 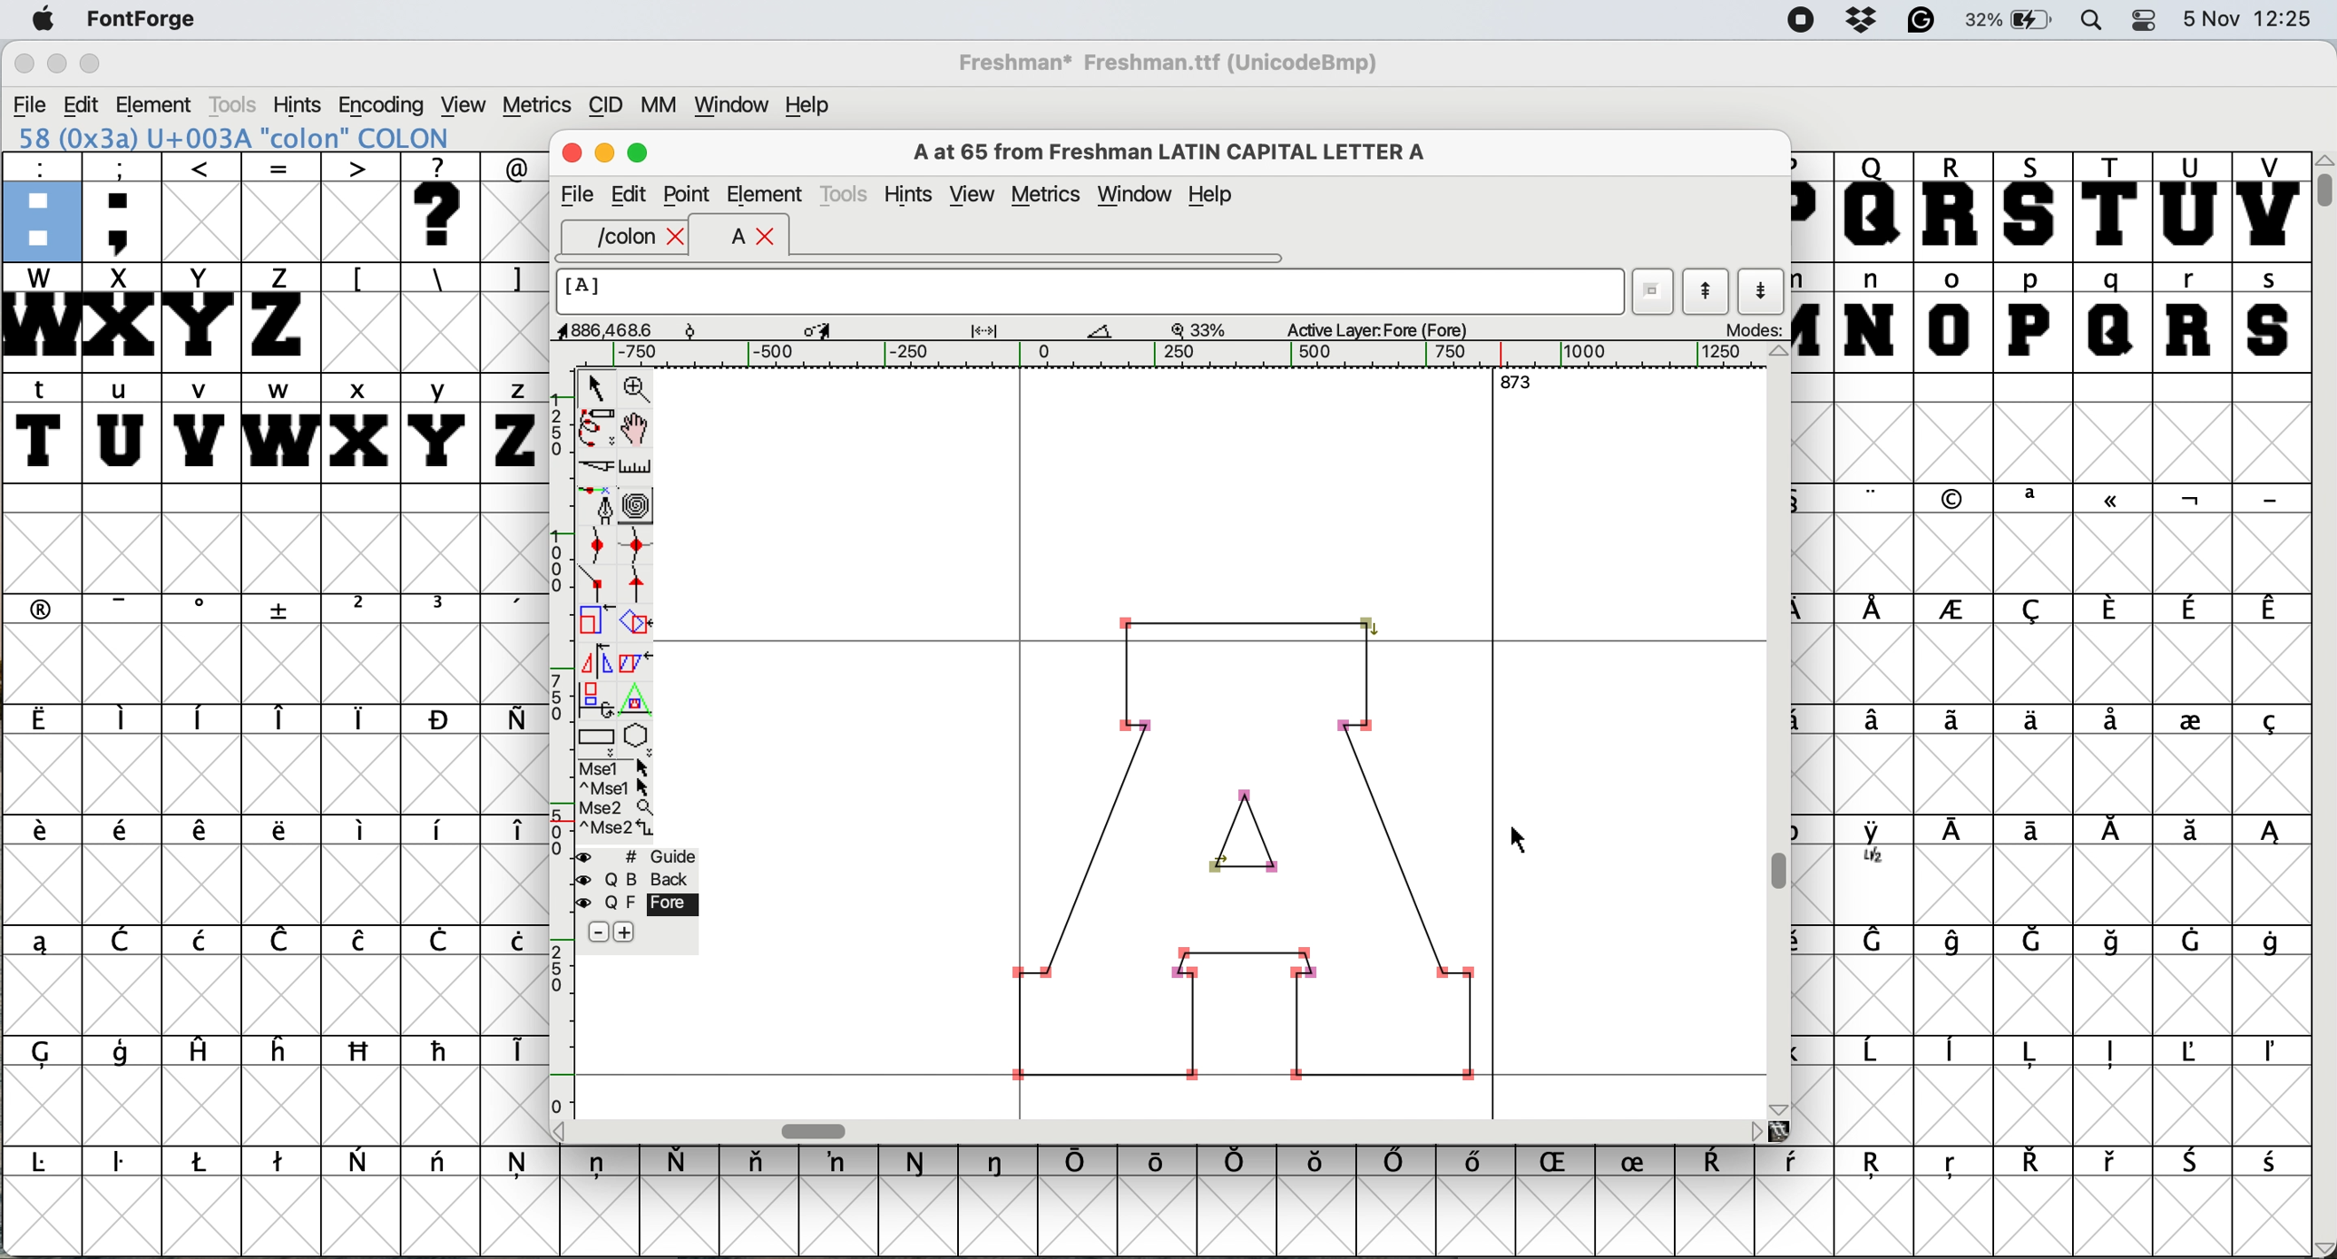 What do you see at coordinates (2039, 939) in the screenshot?
I see `symbol` at bounding box center [2039, 939].